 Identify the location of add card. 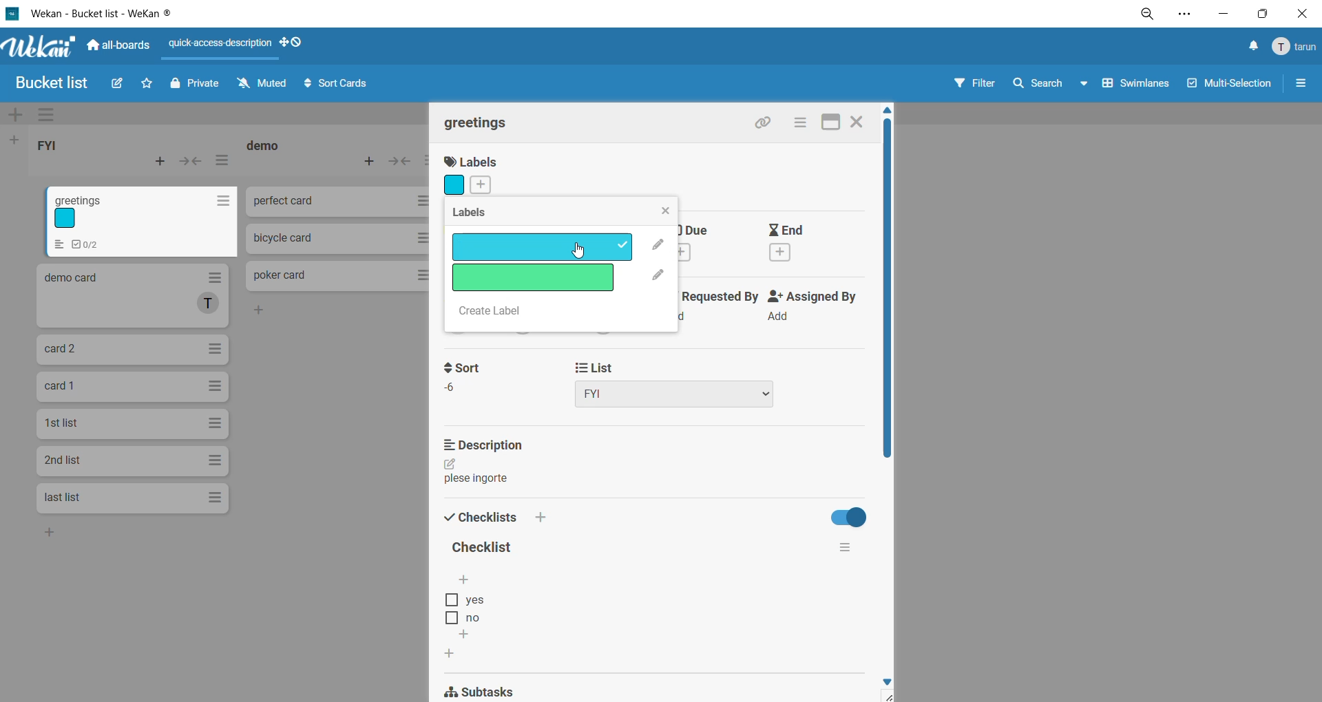
(158, 164).